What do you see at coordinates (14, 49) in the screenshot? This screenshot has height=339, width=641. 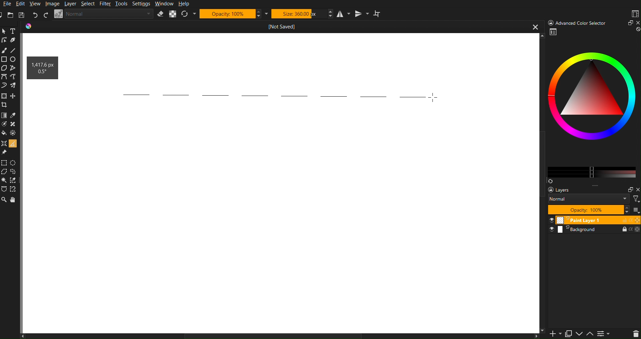 I see `Line` at bounding box center [14, 49].